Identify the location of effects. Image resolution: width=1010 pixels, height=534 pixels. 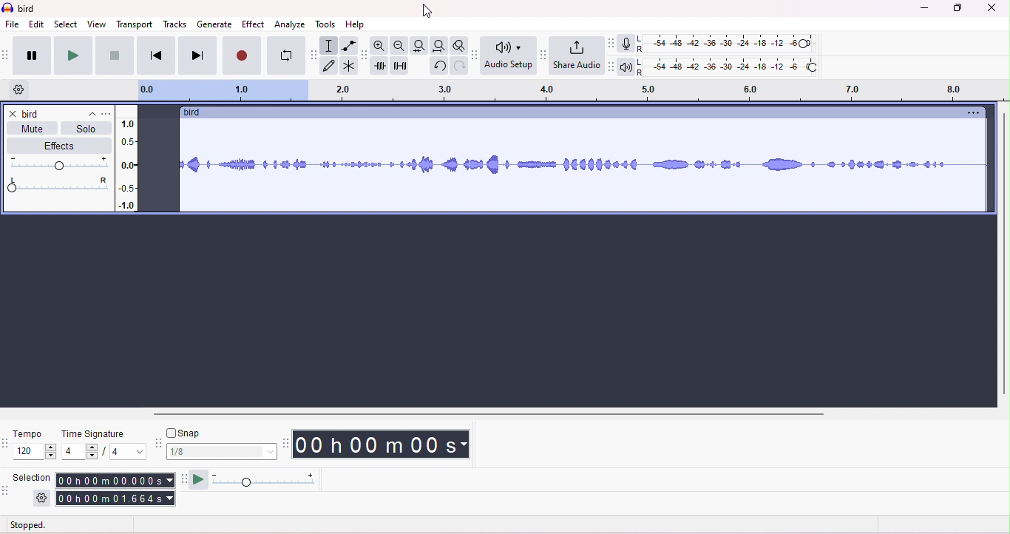
(54, 146).